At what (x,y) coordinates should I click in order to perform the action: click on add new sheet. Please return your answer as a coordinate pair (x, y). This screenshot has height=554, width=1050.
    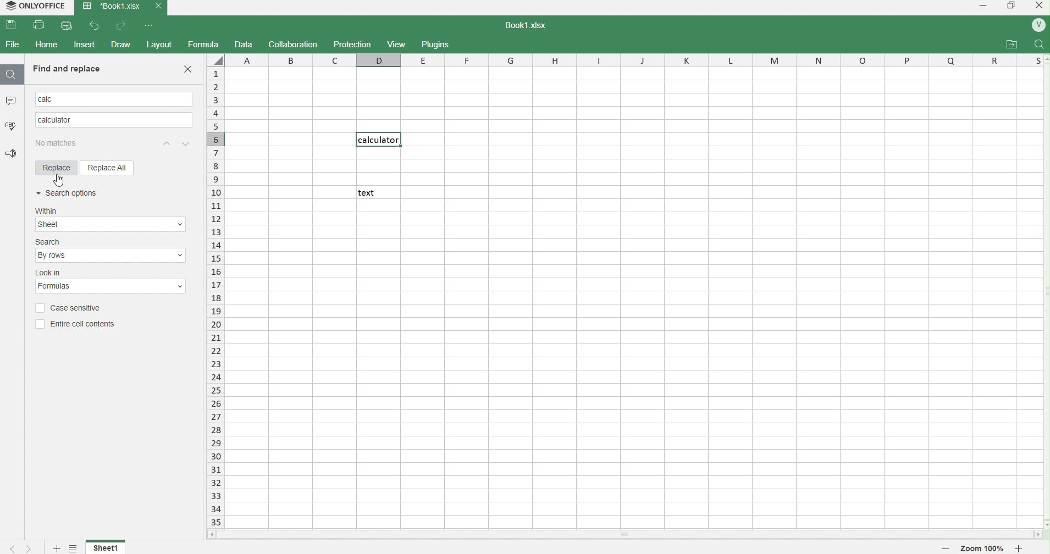
    Looking at the image, I should click on (55, 546).